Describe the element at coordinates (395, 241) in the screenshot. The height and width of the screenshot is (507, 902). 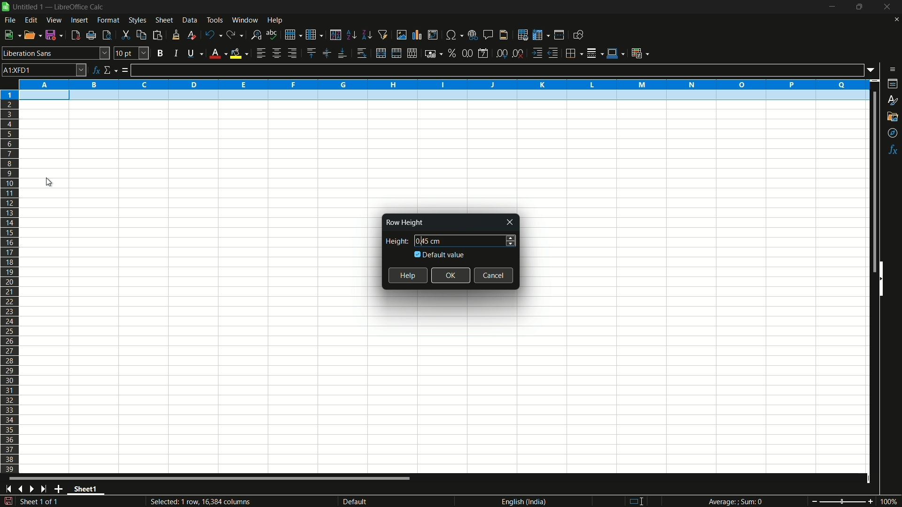
I see `height` at that location.